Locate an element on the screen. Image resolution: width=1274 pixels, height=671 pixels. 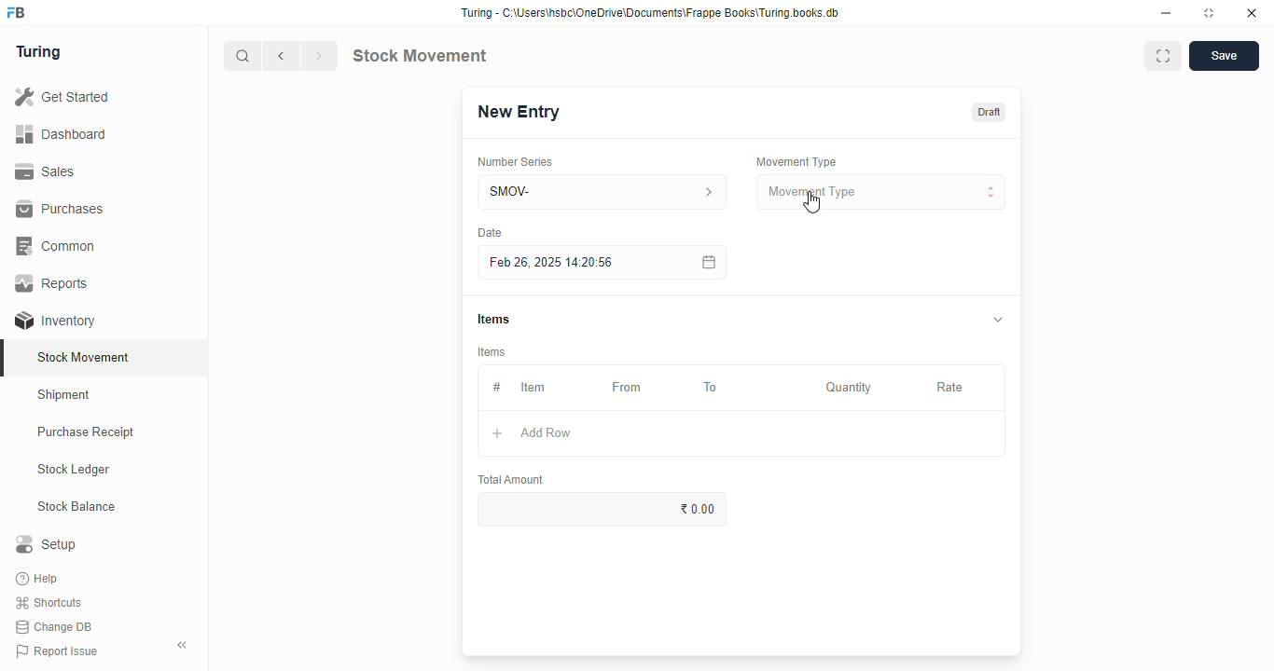
close is located at coordinates (1252, 13).